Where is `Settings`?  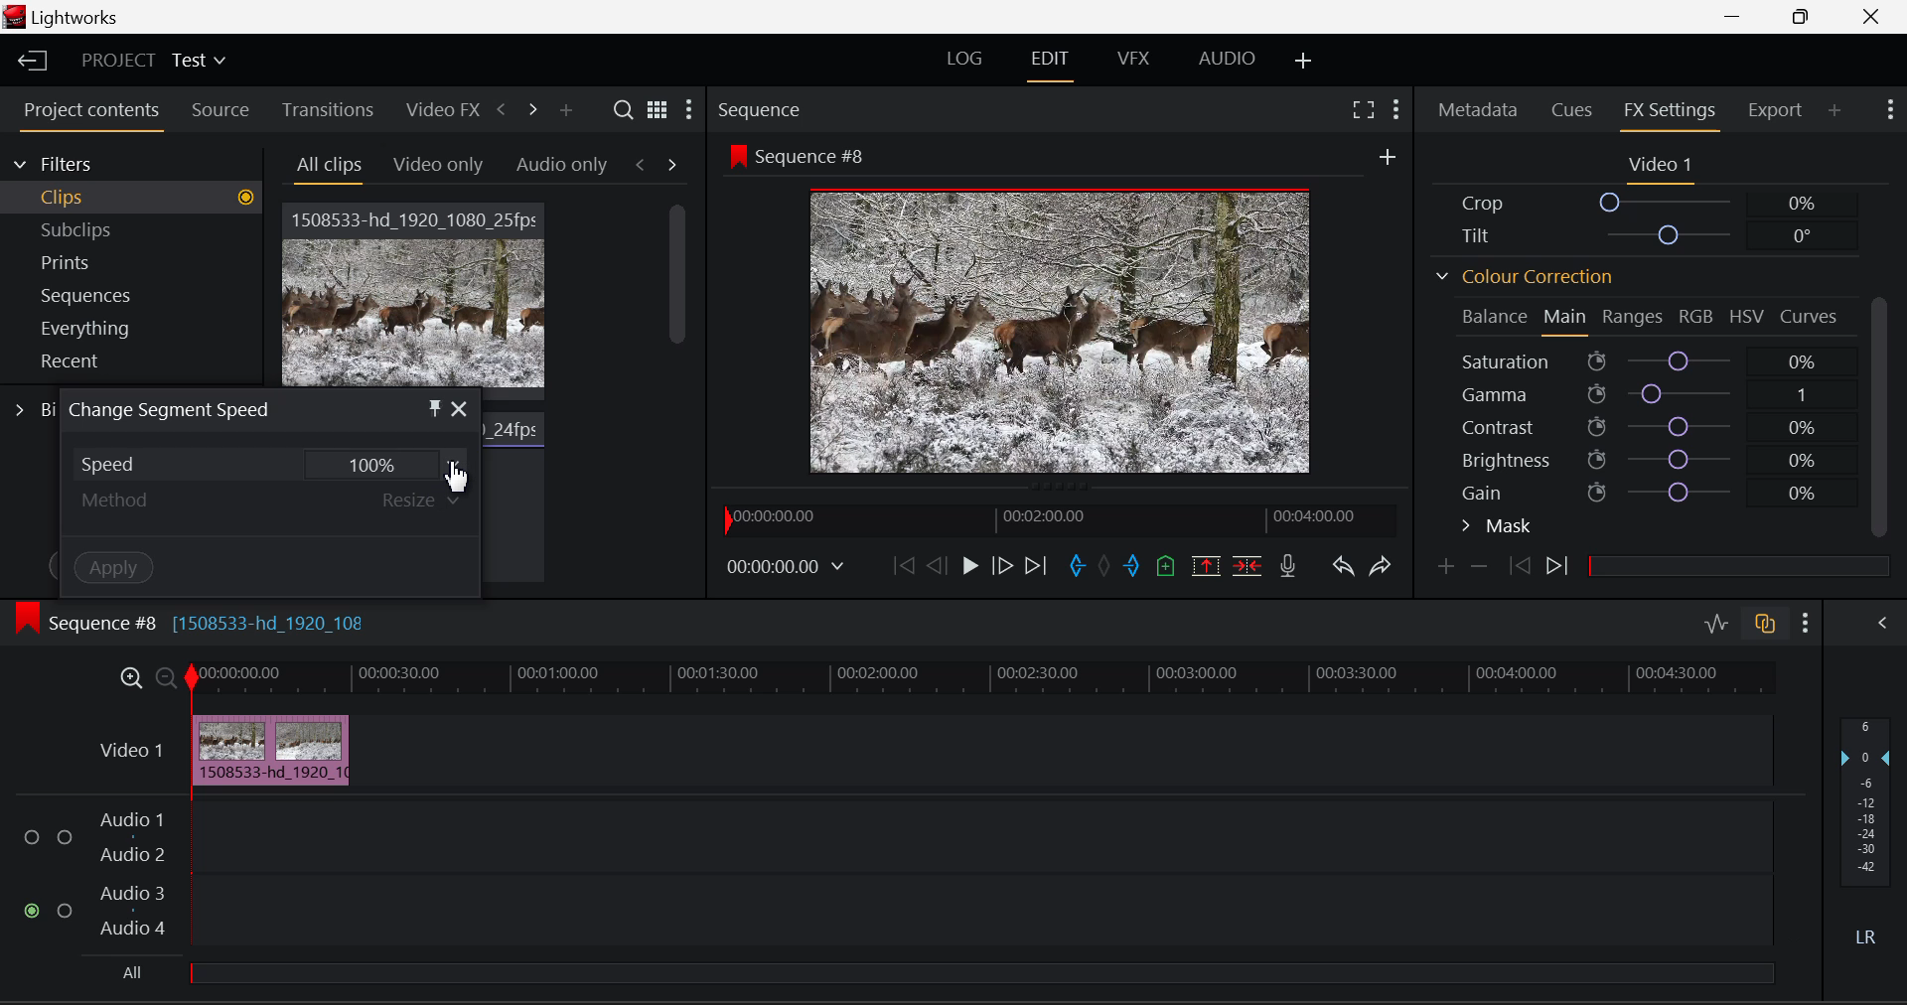 Settings is located at coordinates (692, 110).